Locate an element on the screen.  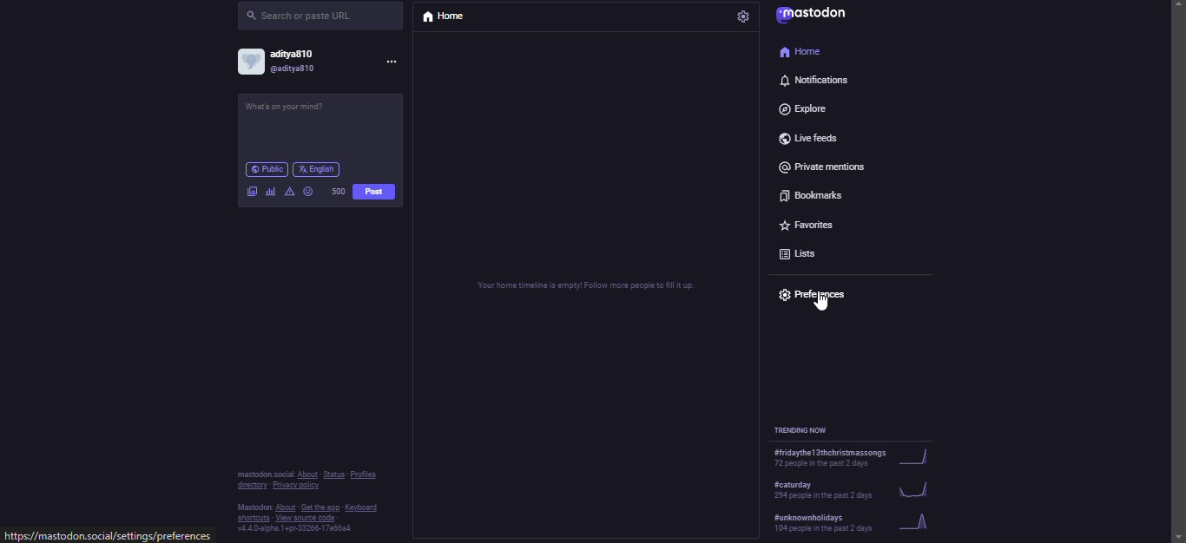
500 is located at coordinates (341, 189).